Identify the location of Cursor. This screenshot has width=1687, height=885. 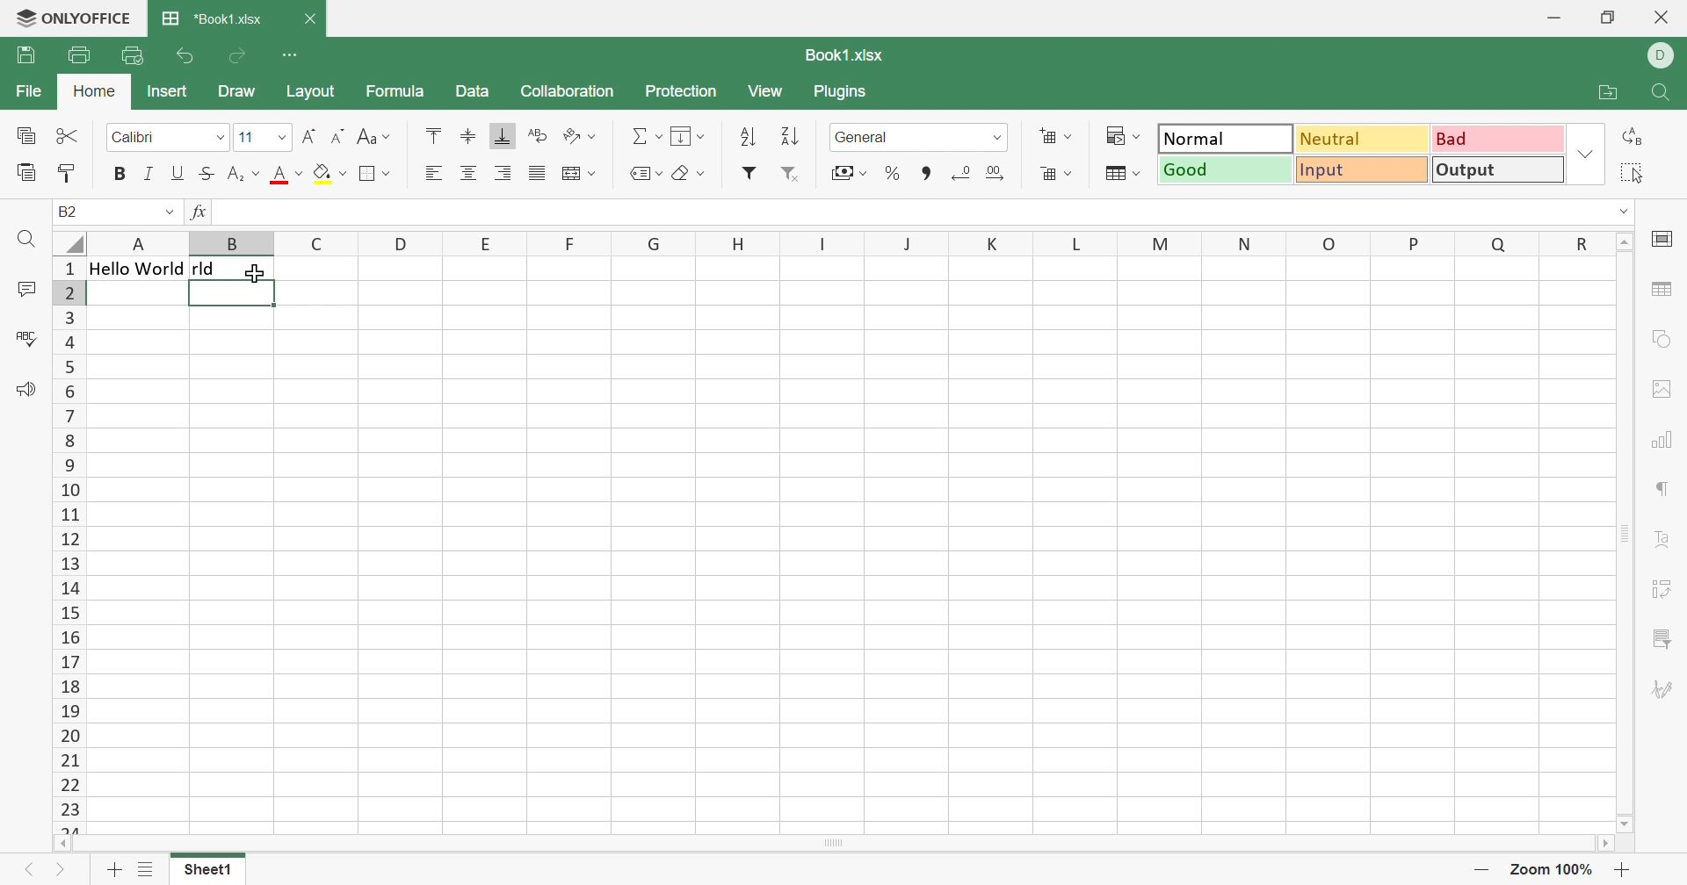
(254, 272).